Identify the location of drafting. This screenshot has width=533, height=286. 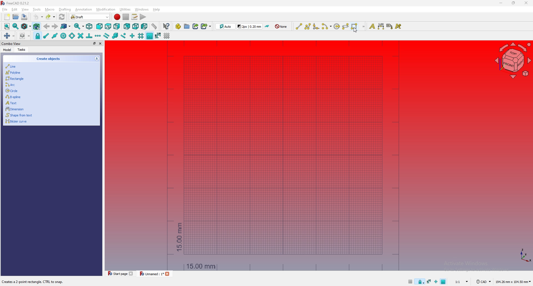
(65, 9).